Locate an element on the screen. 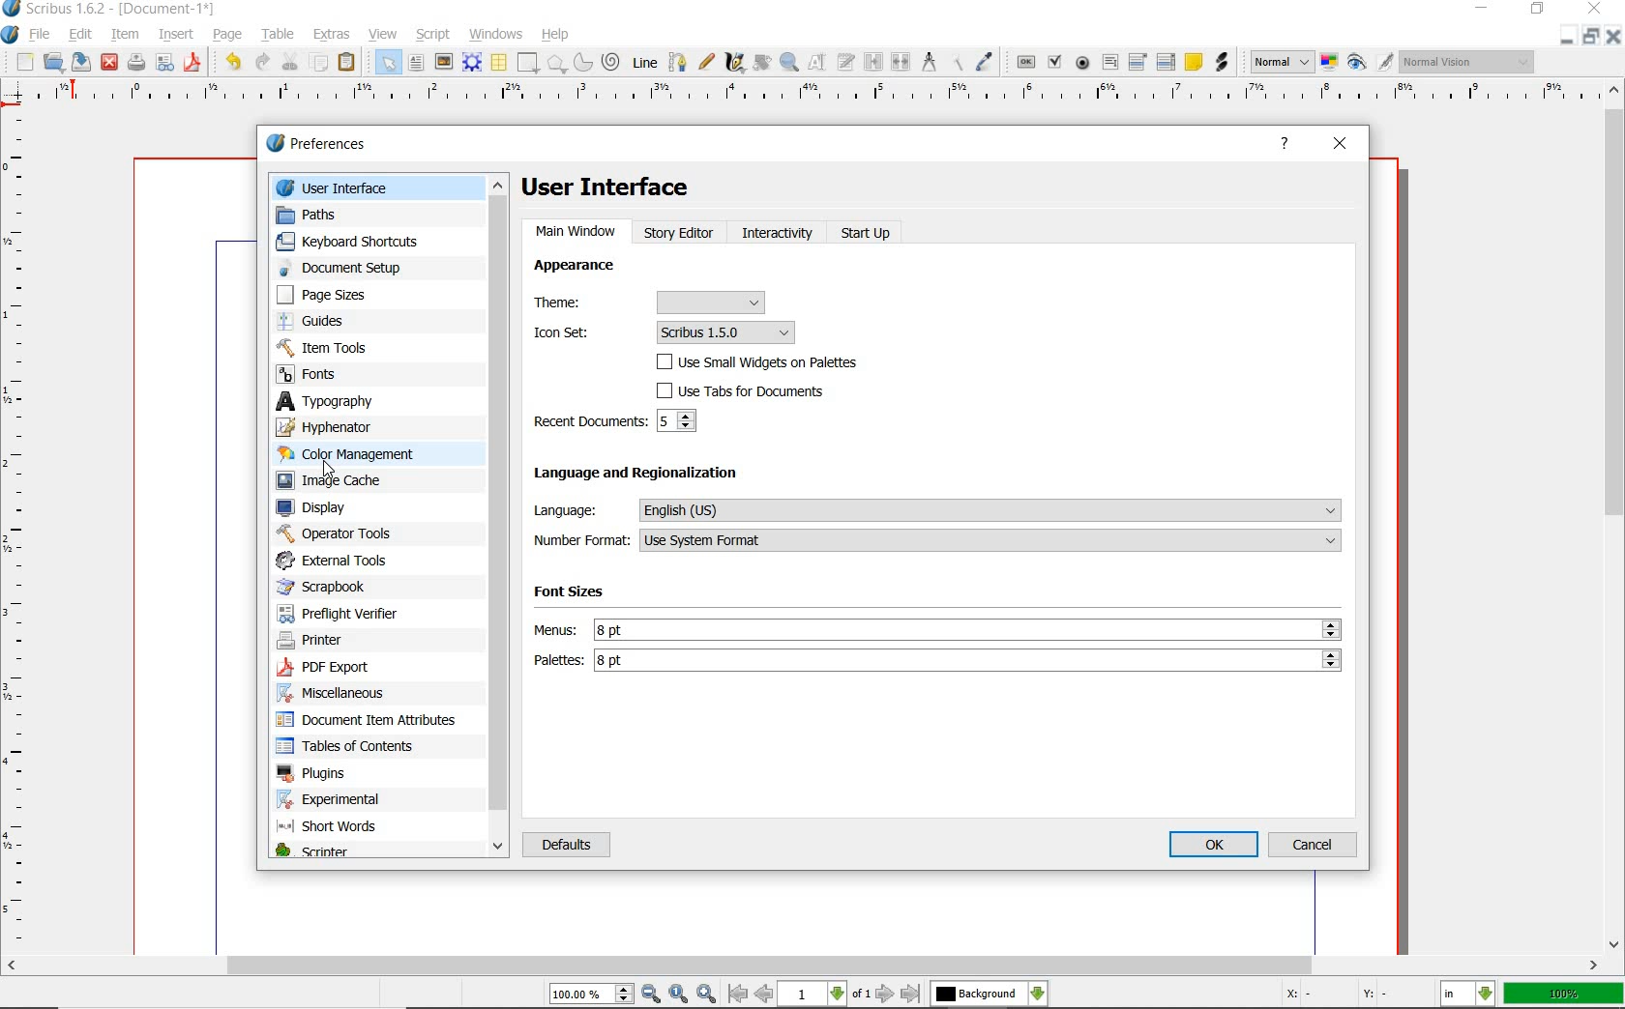 This screenshot has height=1009, width=1625. scrollbar is located at coordinates (802, 966).